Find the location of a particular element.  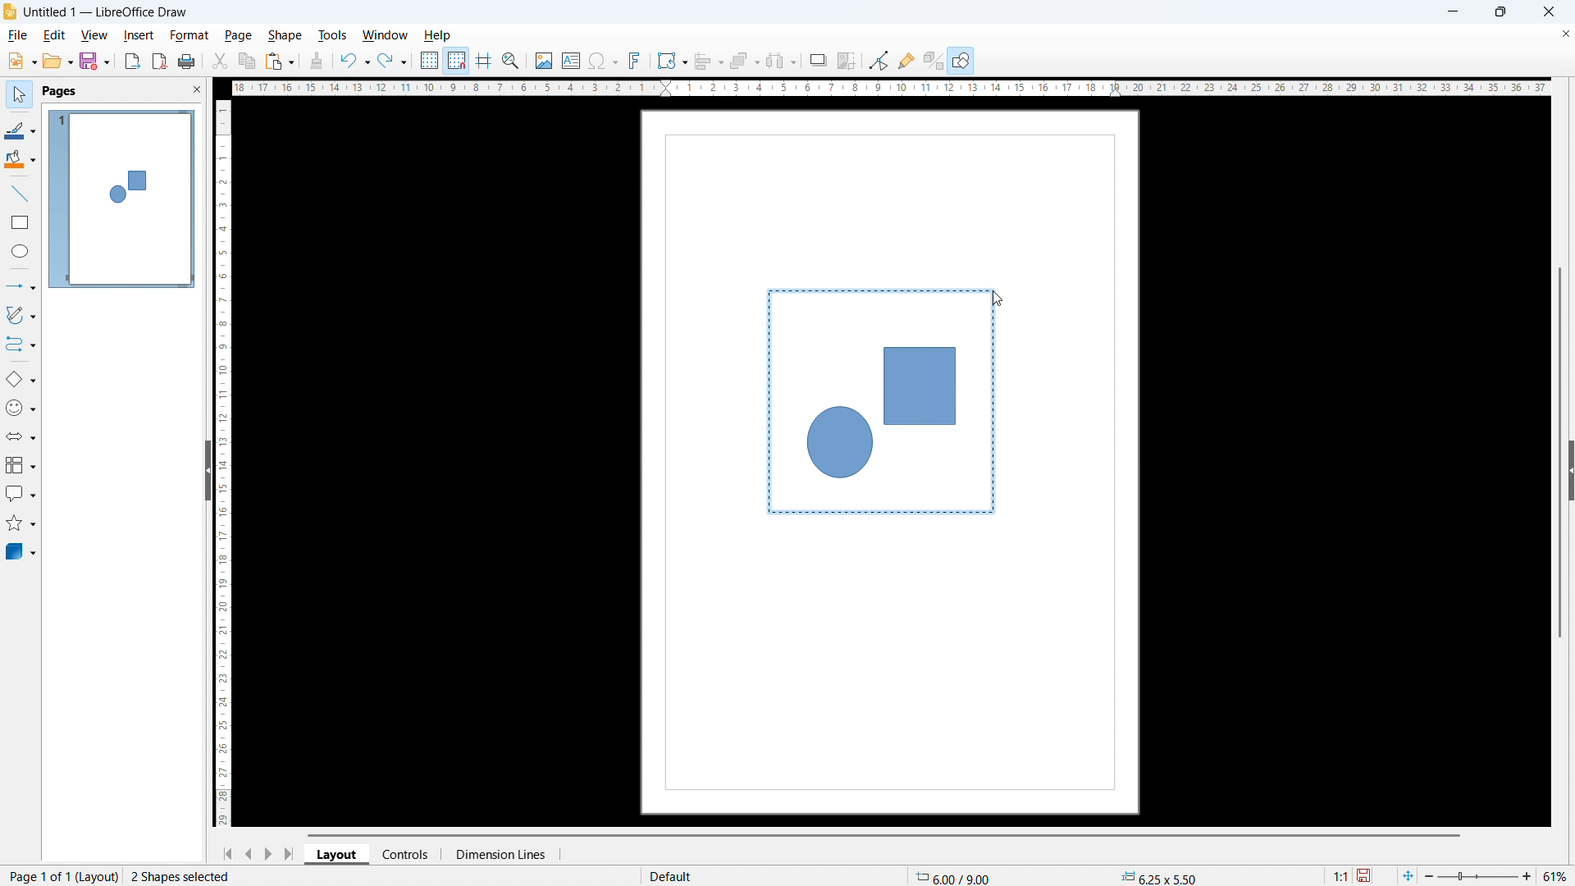

close is located at coordinates (1550, 11).